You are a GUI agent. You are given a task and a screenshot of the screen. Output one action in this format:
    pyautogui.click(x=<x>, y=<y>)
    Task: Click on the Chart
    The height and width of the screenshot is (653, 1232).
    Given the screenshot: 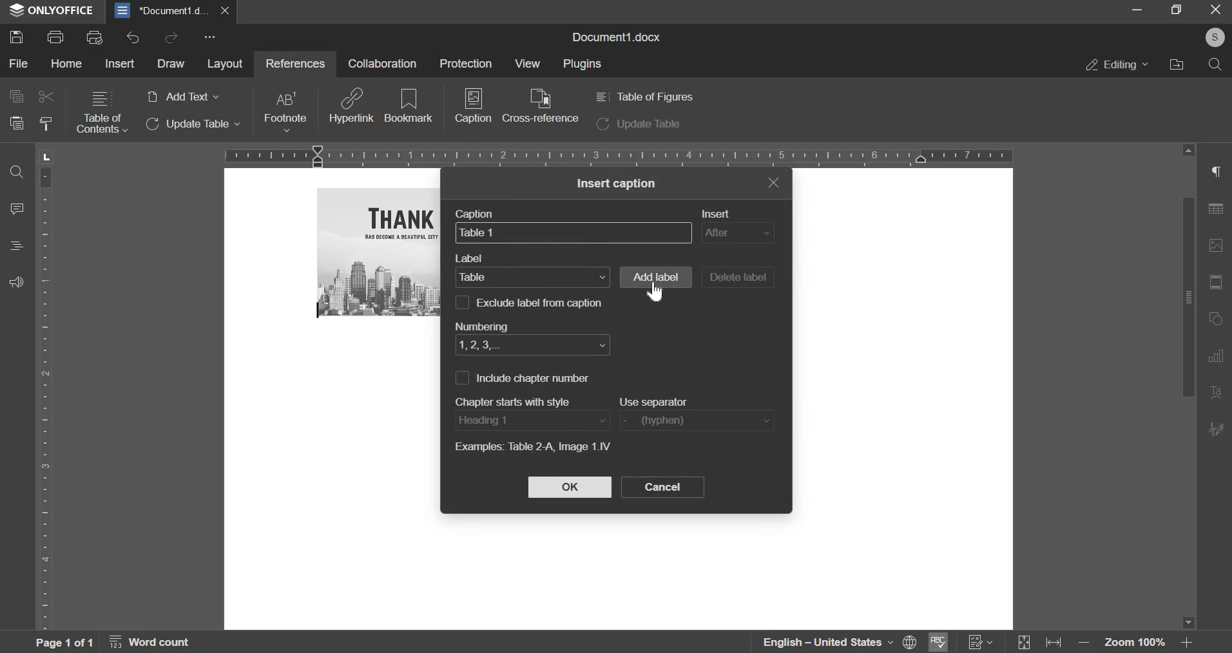 What is the action you would take?
    pyautogui.click(x=1220, y=356)
    